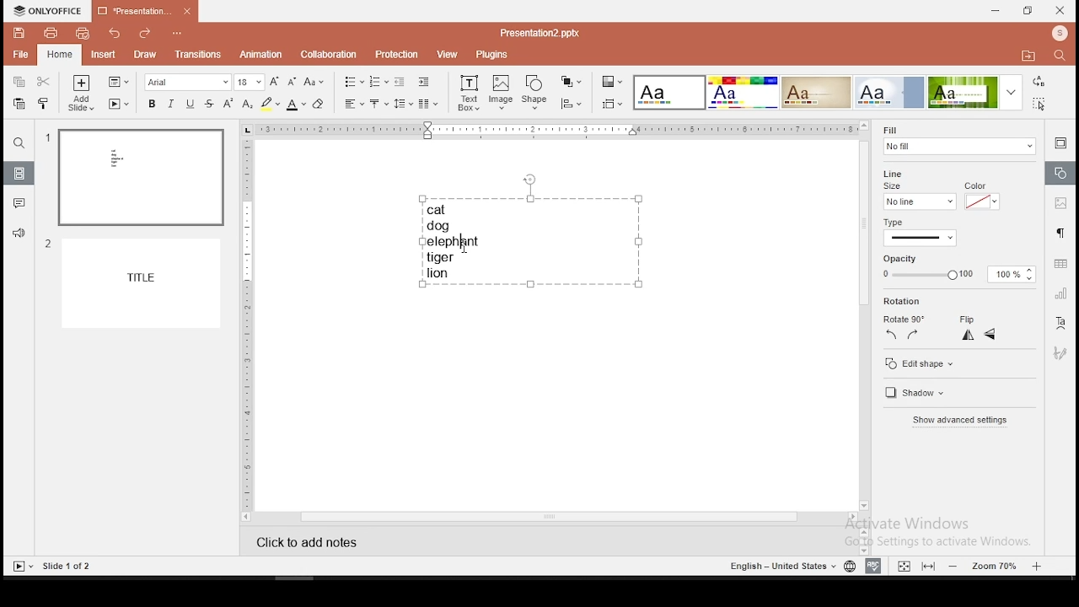  Describe the element at coordinates (295, 104) in the screenshot. I see `font color` at that location.